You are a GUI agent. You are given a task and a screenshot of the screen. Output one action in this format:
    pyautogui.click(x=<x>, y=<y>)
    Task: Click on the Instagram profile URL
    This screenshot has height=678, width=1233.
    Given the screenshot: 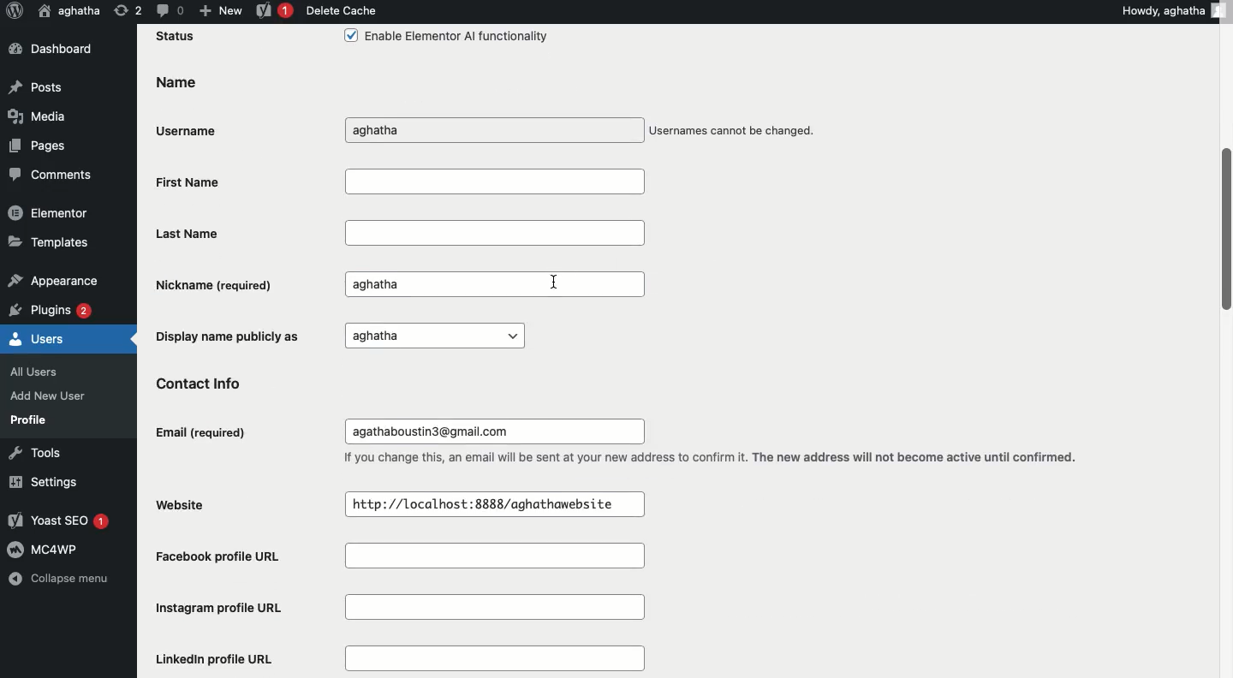 What is the action you would take?
    pyautogui.click(x=400, y=606)
    